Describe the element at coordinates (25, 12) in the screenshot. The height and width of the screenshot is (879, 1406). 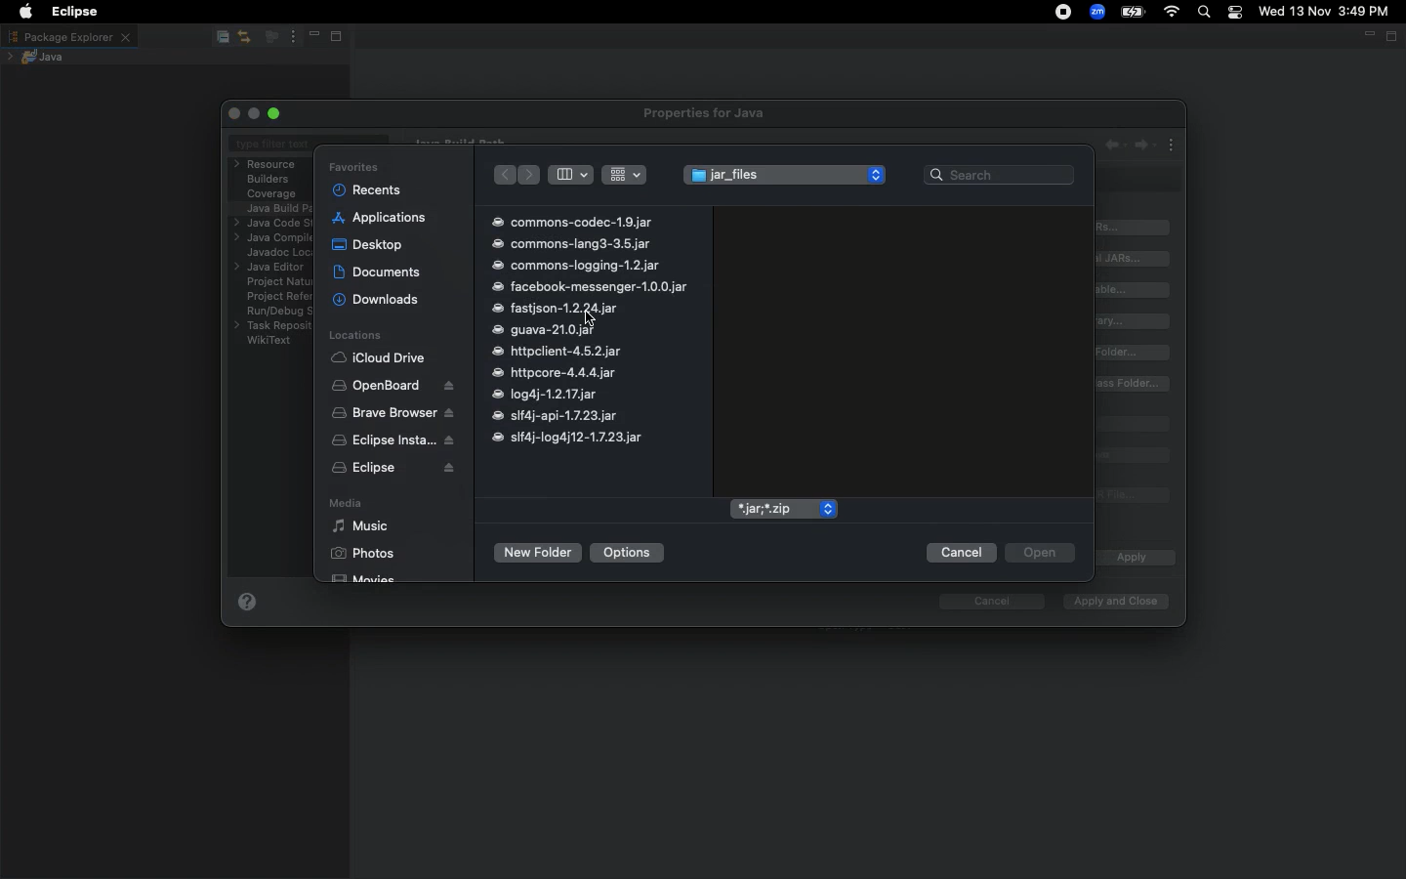
I see `Apple logo` at that location.